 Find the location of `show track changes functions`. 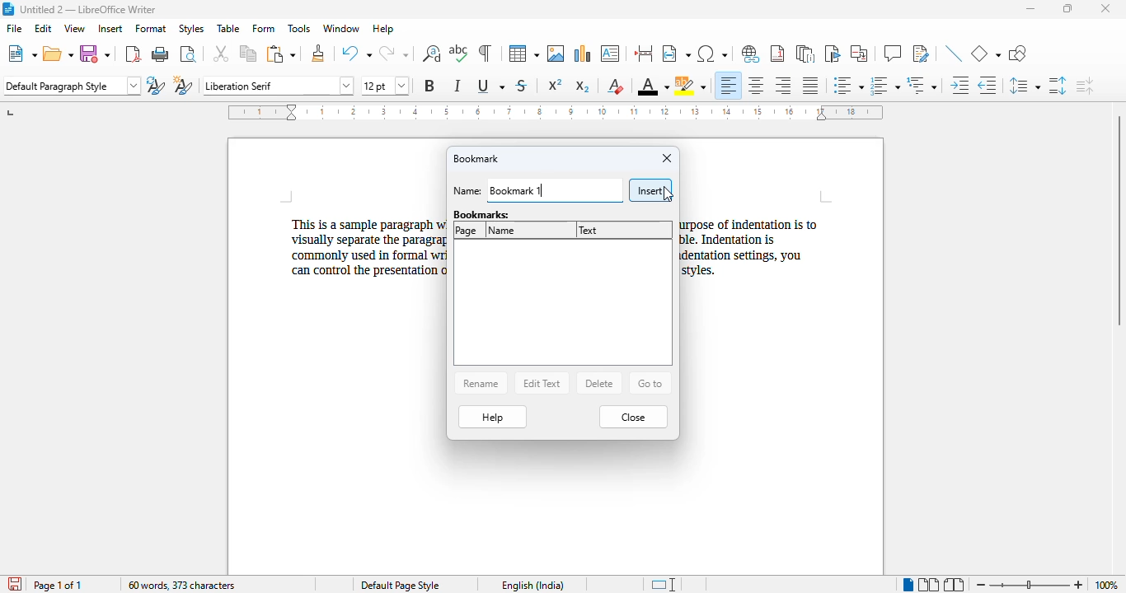

show track changes functions is located at coordinates (921, 54).